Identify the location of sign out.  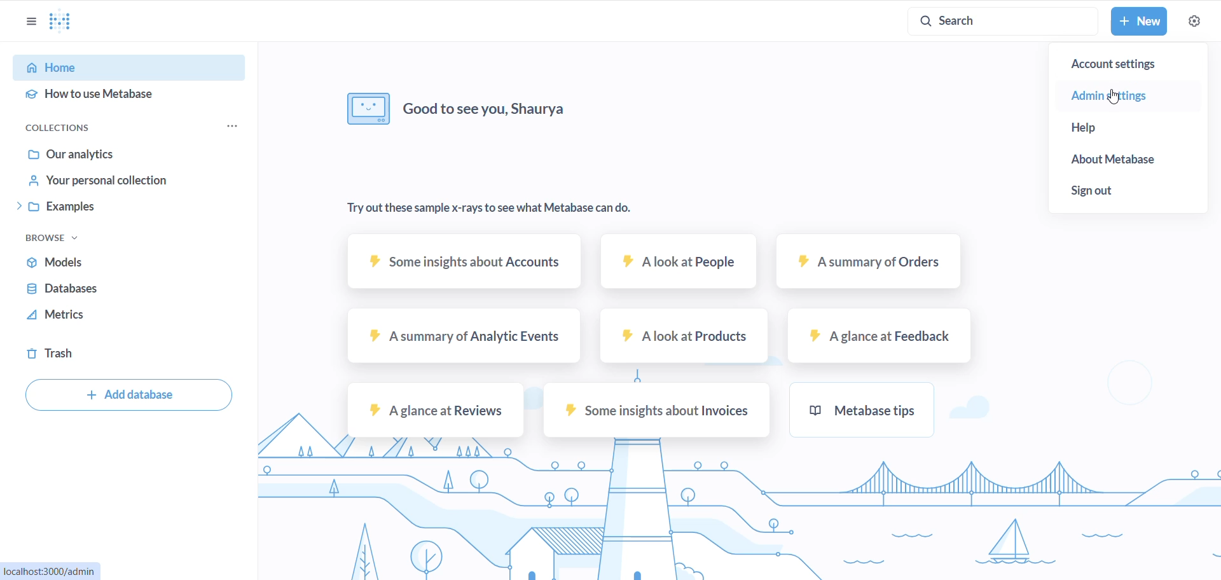
(1104, 191).